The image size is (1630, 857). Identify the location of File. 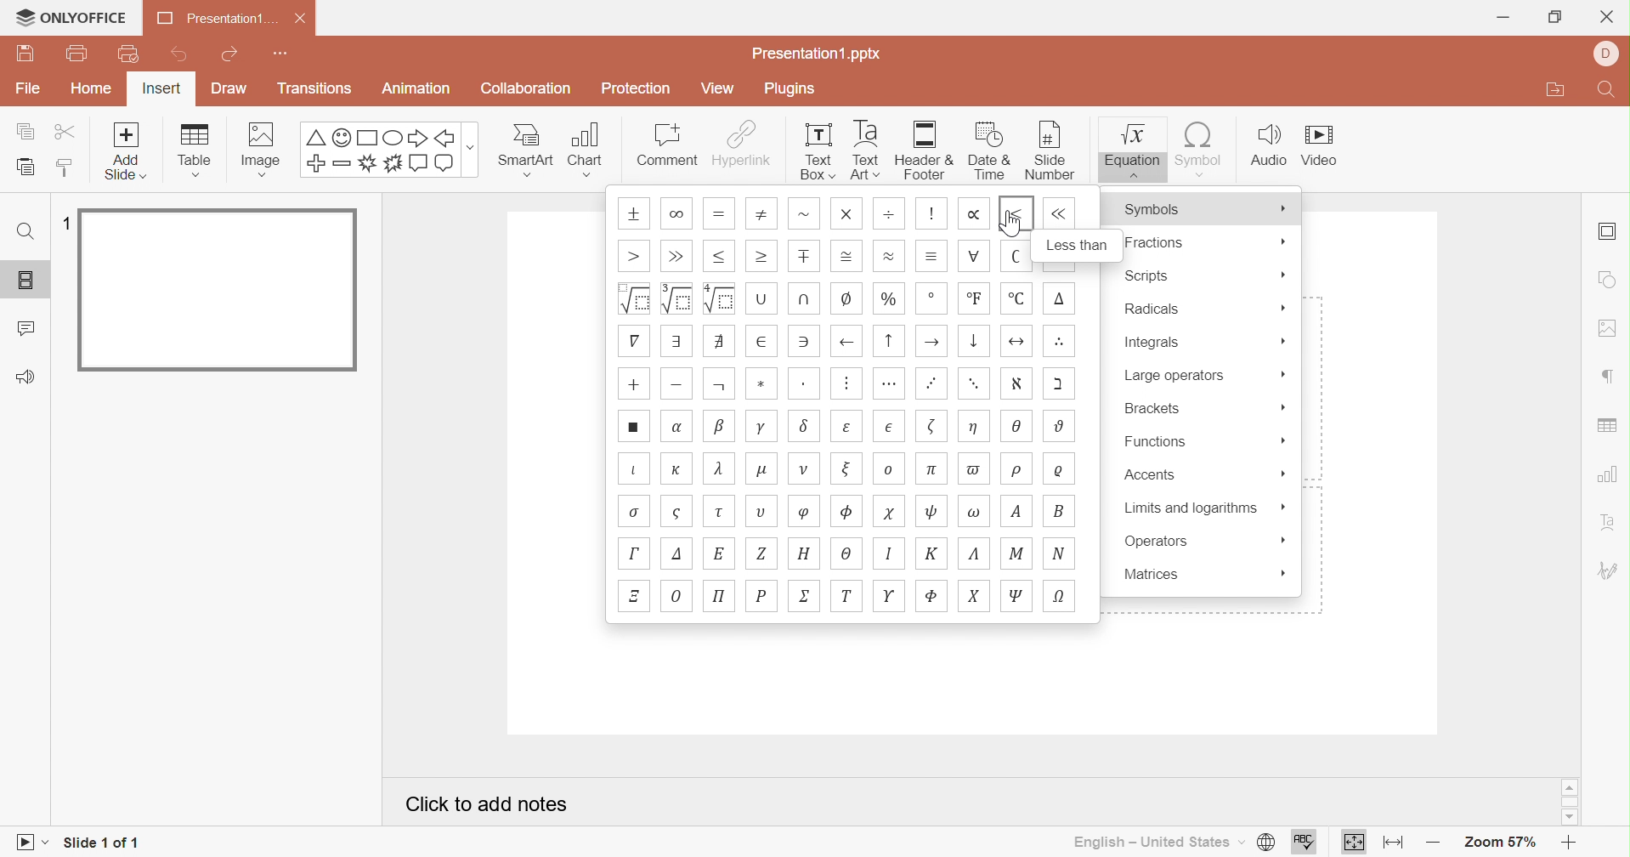
(30, 91).